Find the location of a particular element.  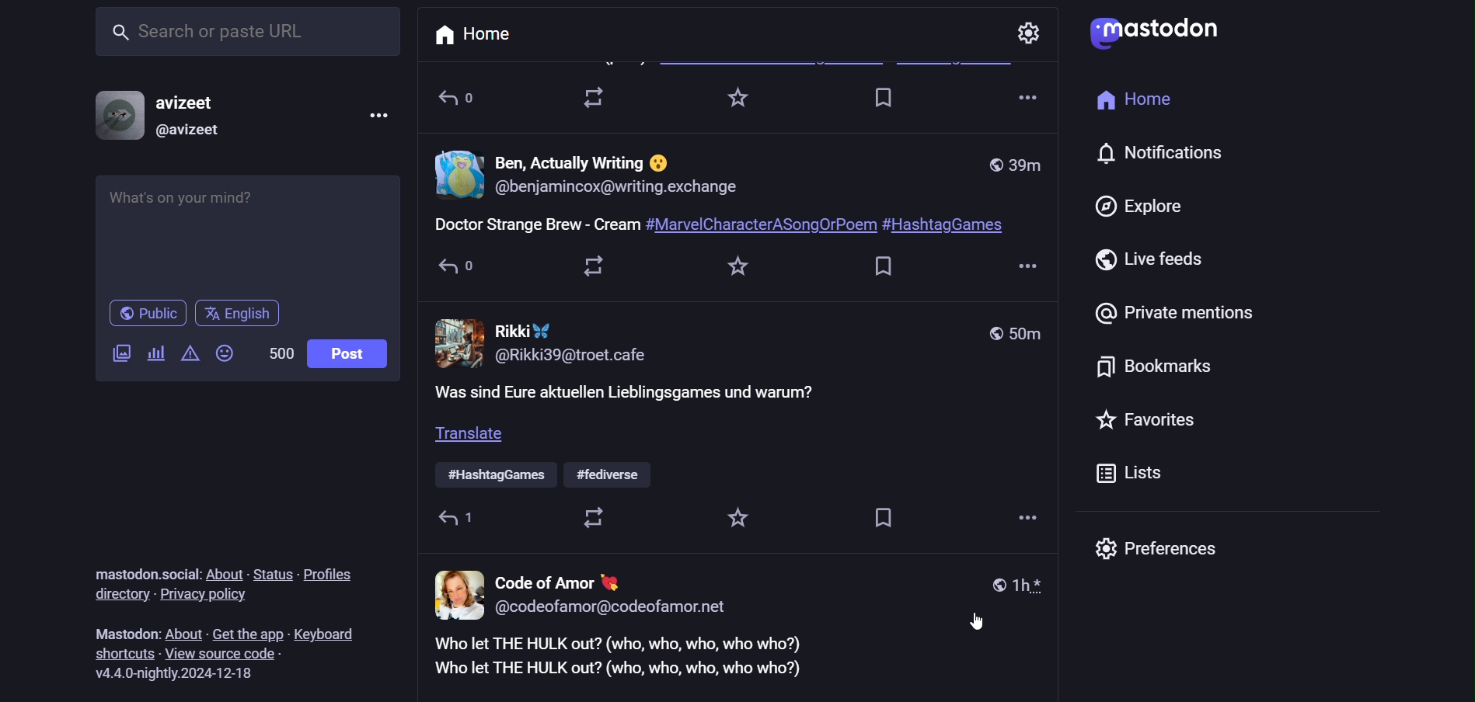

text is located at coordinates (120, 633).